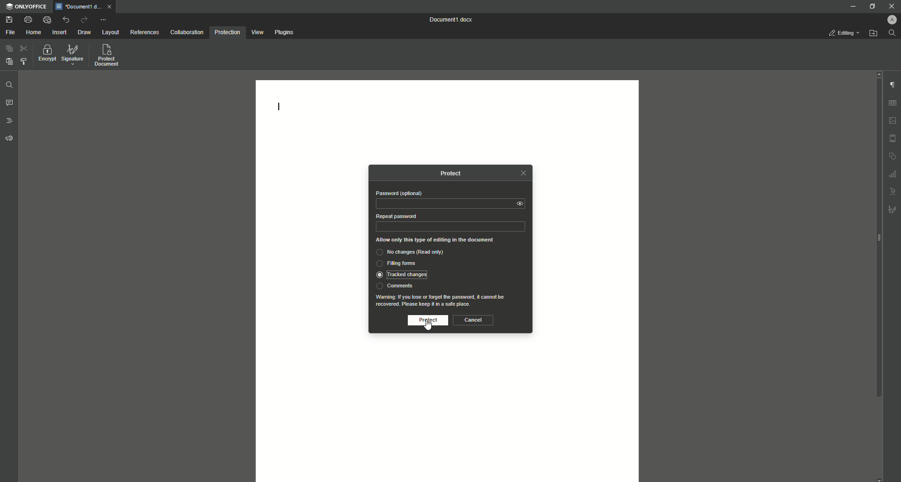  Describe the element at coordinates (104, 19) in the screenshot. I see `More Options` at that location.